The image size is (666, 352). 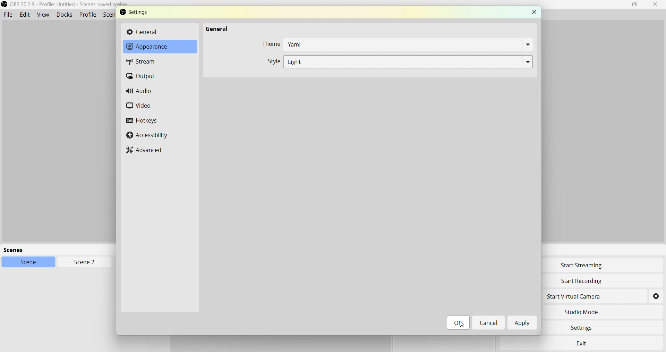 What do you see at coordinates (148, 135) in the screenshot?
I see `Accesibility` at bounding box center [148, 135].